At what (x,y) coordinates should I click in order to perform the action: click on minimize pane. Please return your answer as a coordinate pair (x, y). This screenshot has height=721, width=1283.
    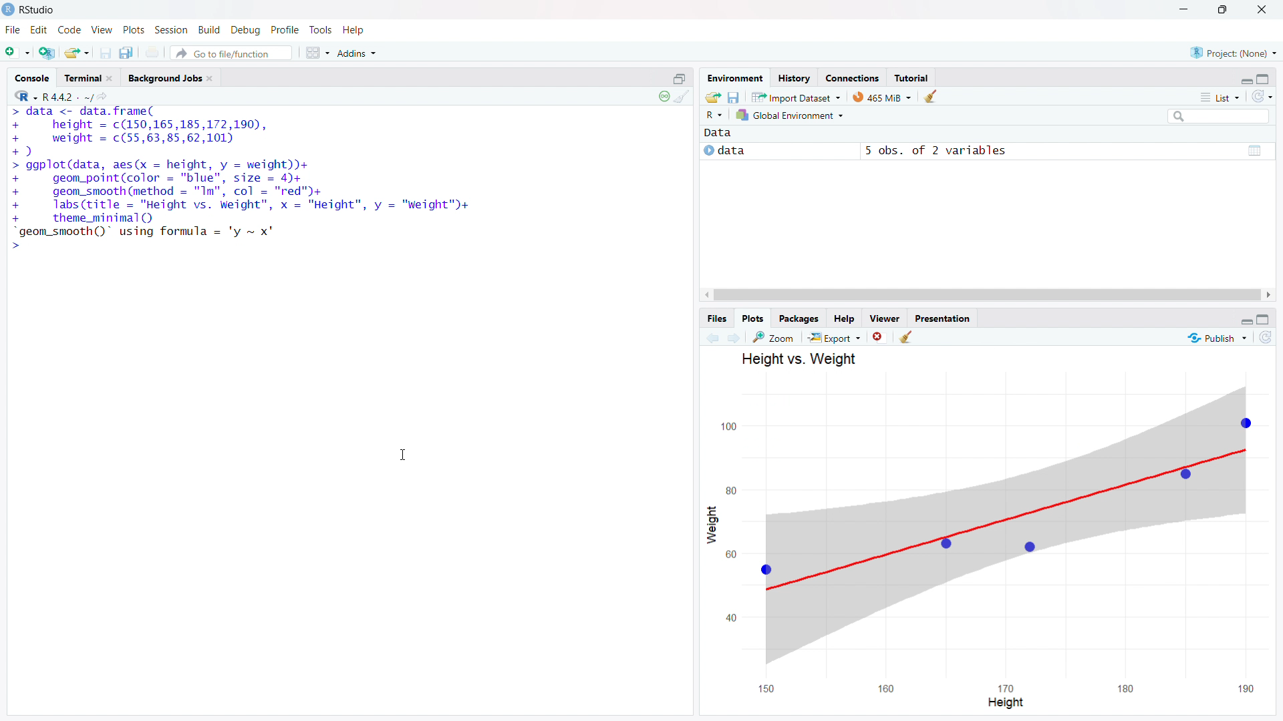
    Looking at the image, I should click on (1246, 319).